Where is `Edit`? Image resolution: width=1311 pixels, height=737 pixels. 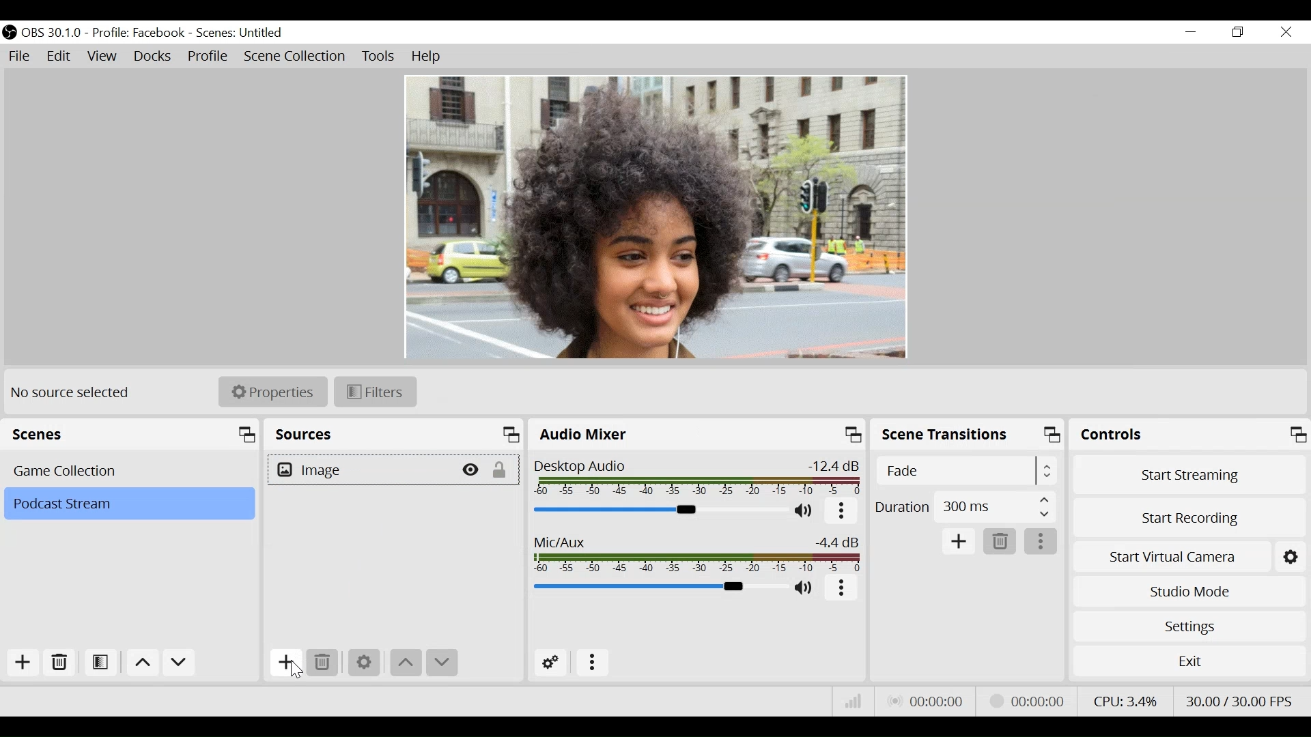
Edit is located at coordinates (60, 57).